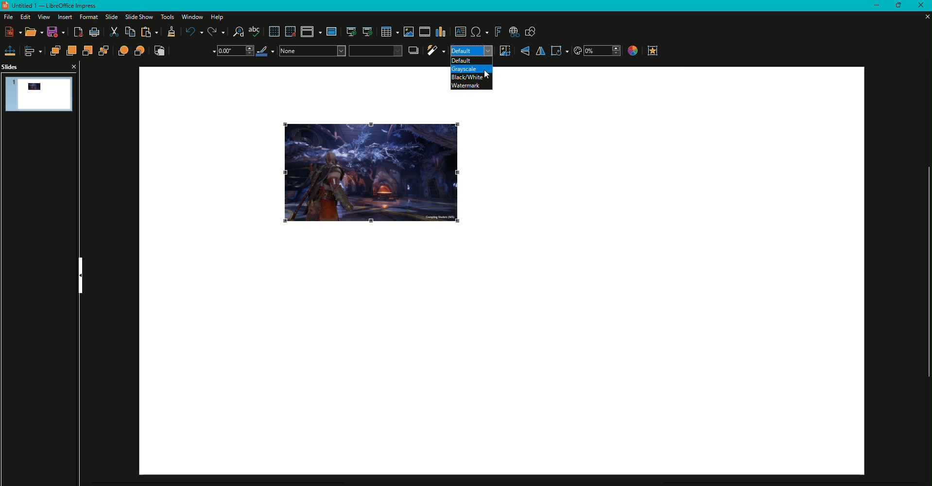 The height and width of the screenshot is (486, 932). What do you see at coordinates (467, 86) in the screenshot?
I see `Watermark` at bounding box center [467, 86].